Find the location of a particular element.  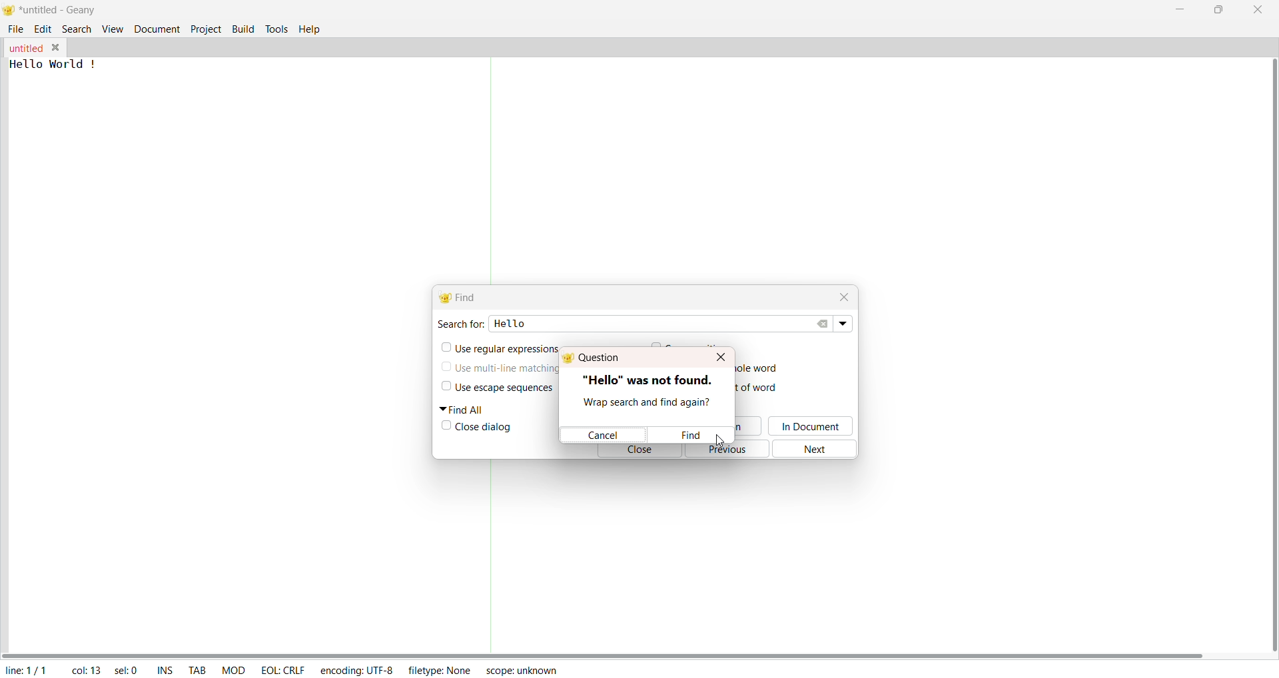

Help is located at coordinates (311, 29).